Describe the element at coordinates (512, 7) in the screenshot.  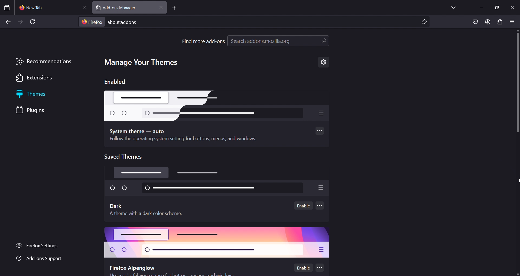
I see `close` at that location.